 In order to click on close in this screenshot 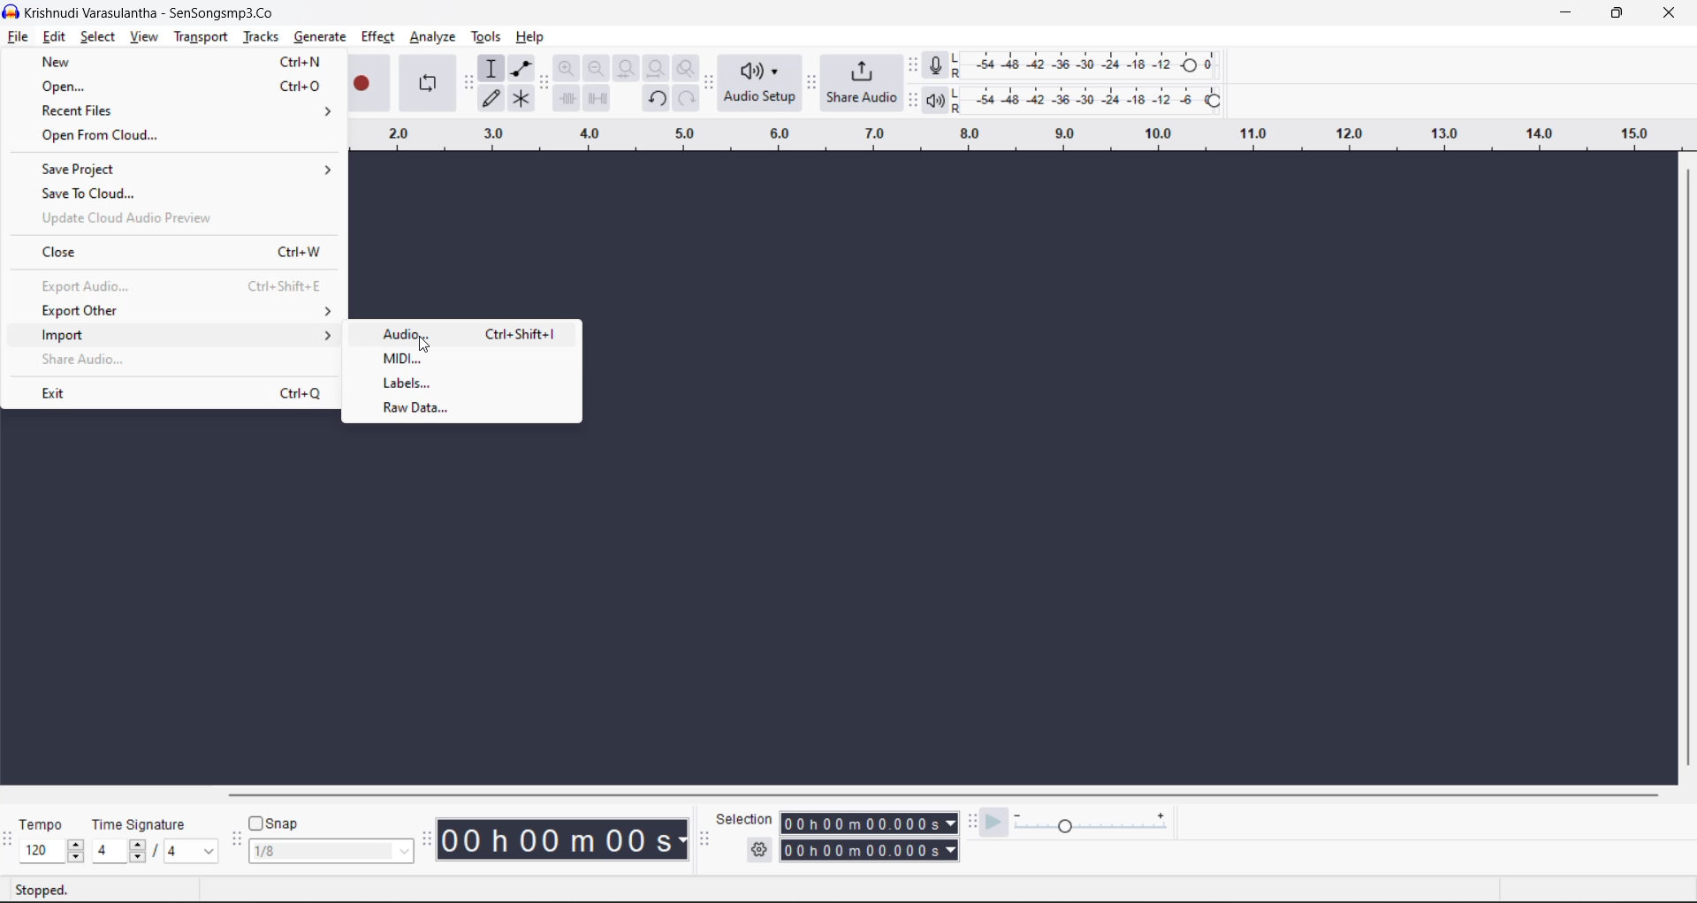, I will do `click(182, 253)`.